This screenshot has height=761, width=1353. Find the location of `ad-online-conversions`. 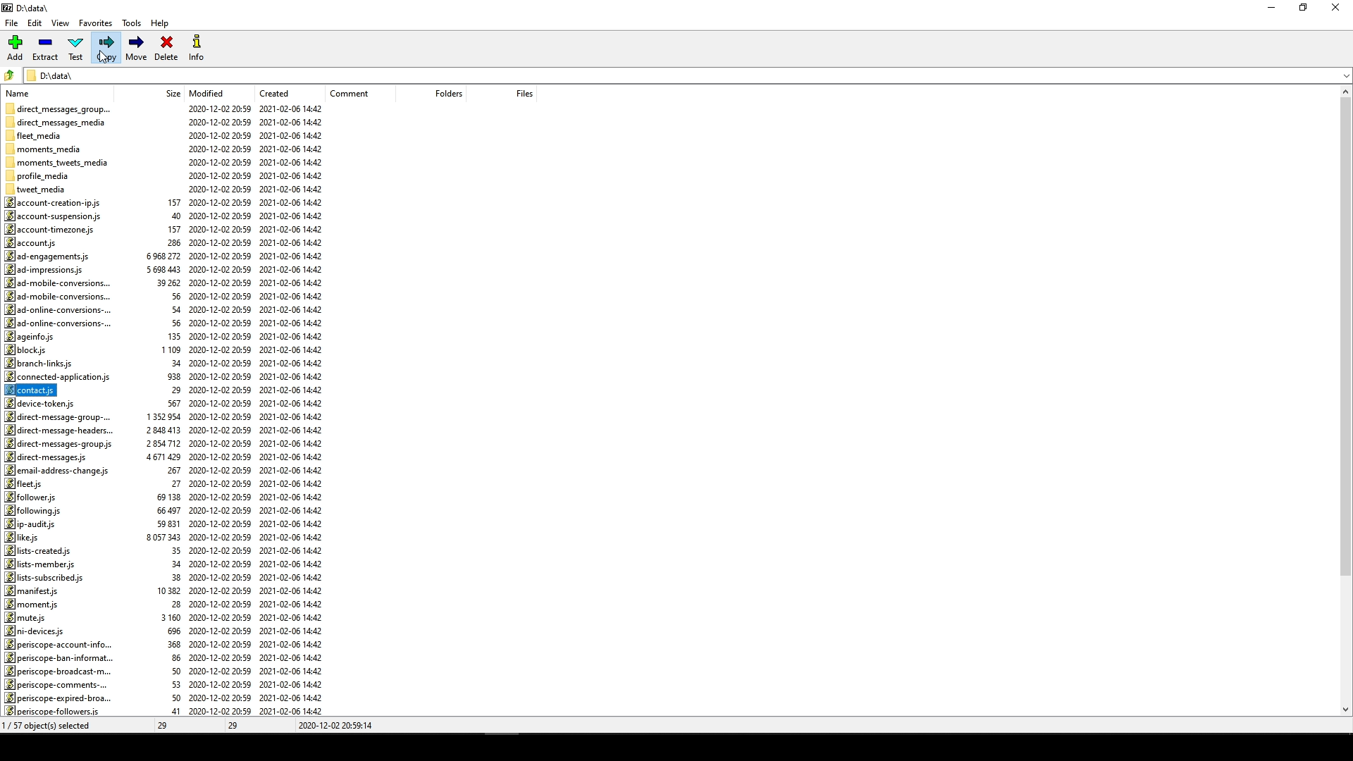

ad-online-conversions is located at coordinates (57, 322).